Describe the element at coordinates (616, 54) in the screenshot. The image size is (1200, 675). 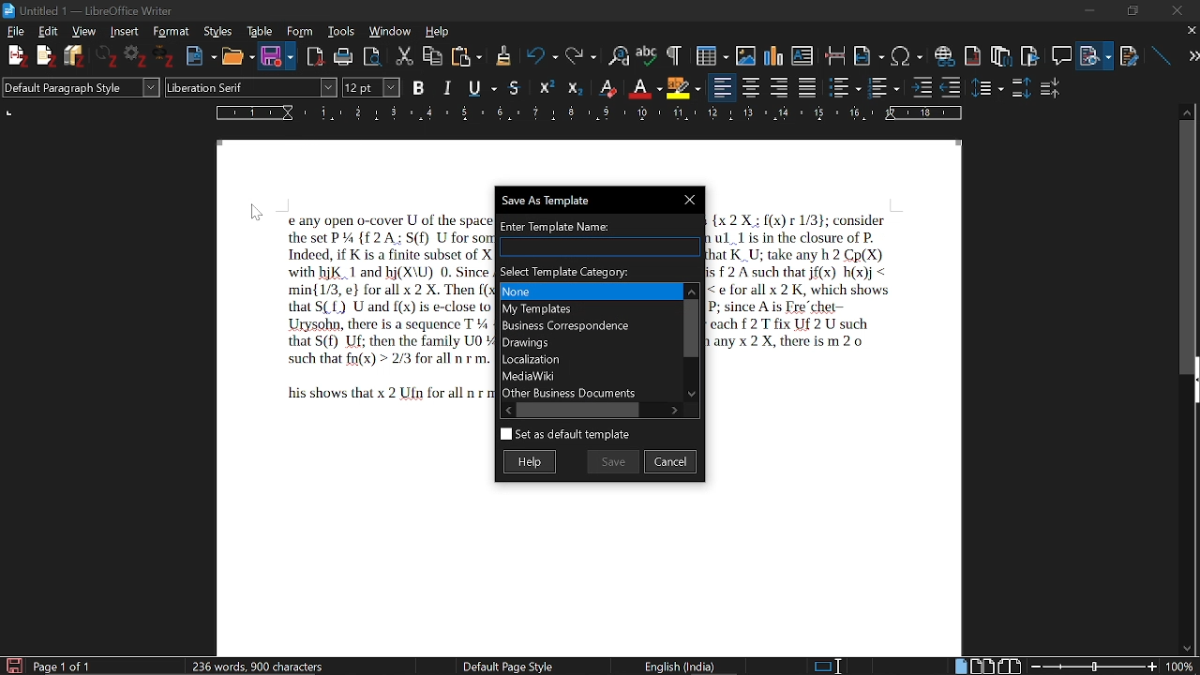
I see `Find and replace ` at that location.